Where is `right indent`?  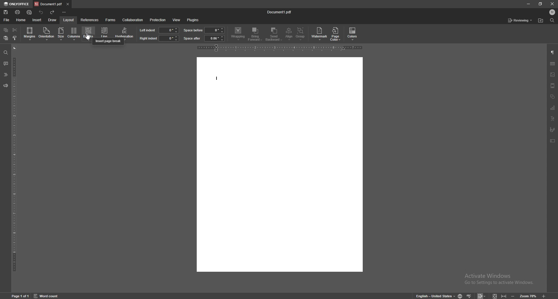 right indent is located at coordinates (148, 38).